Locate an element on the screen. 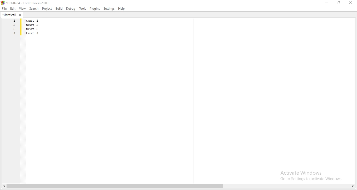  untitled4 is located at coordinates (13, 15).